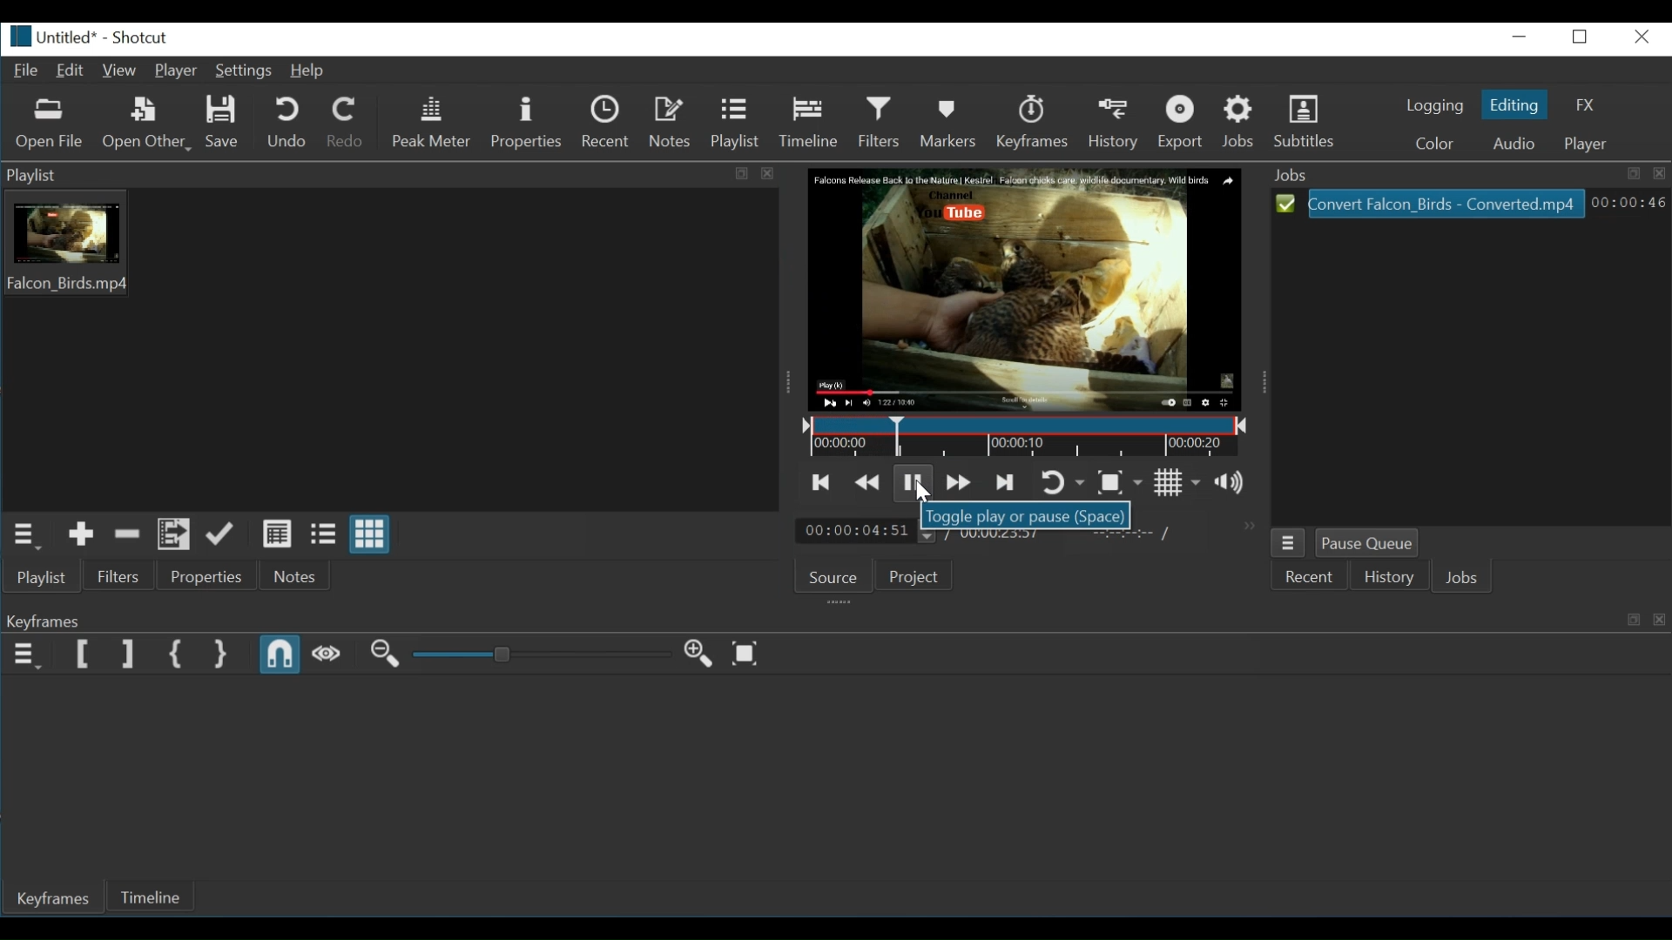 Image resolution: width=1672 pixels, height=940 pixels. What do you see at coordinates (51, 124) in the screenshot?
I see `Open File` at bounding box center [51, 124].